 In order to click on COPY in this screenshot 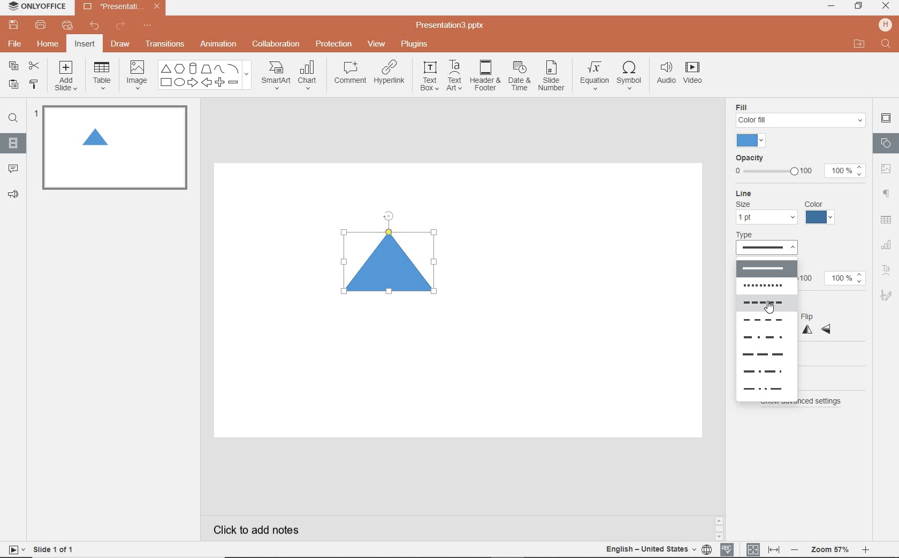, I will do `click(14, 67)`.